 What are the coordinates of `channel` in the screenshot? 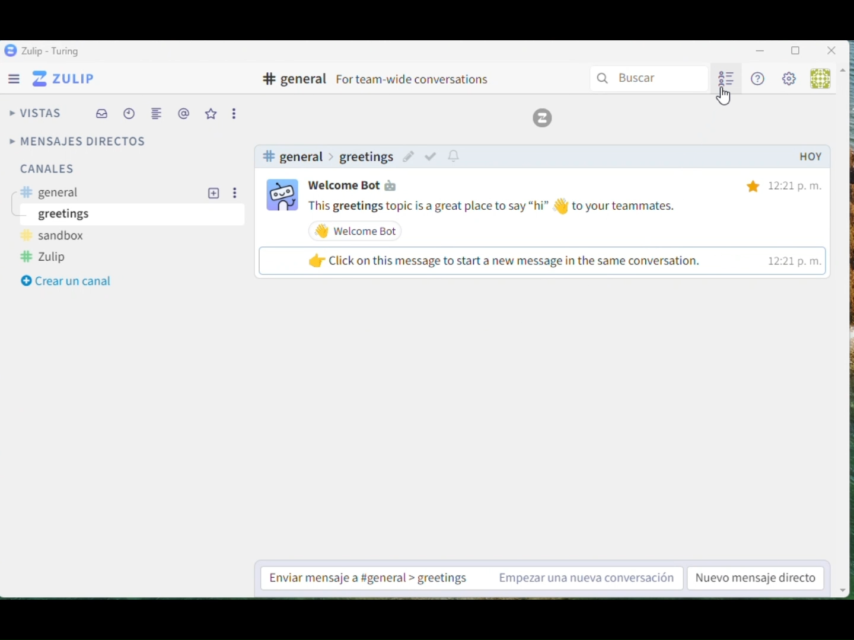 It's located at (327, 156).